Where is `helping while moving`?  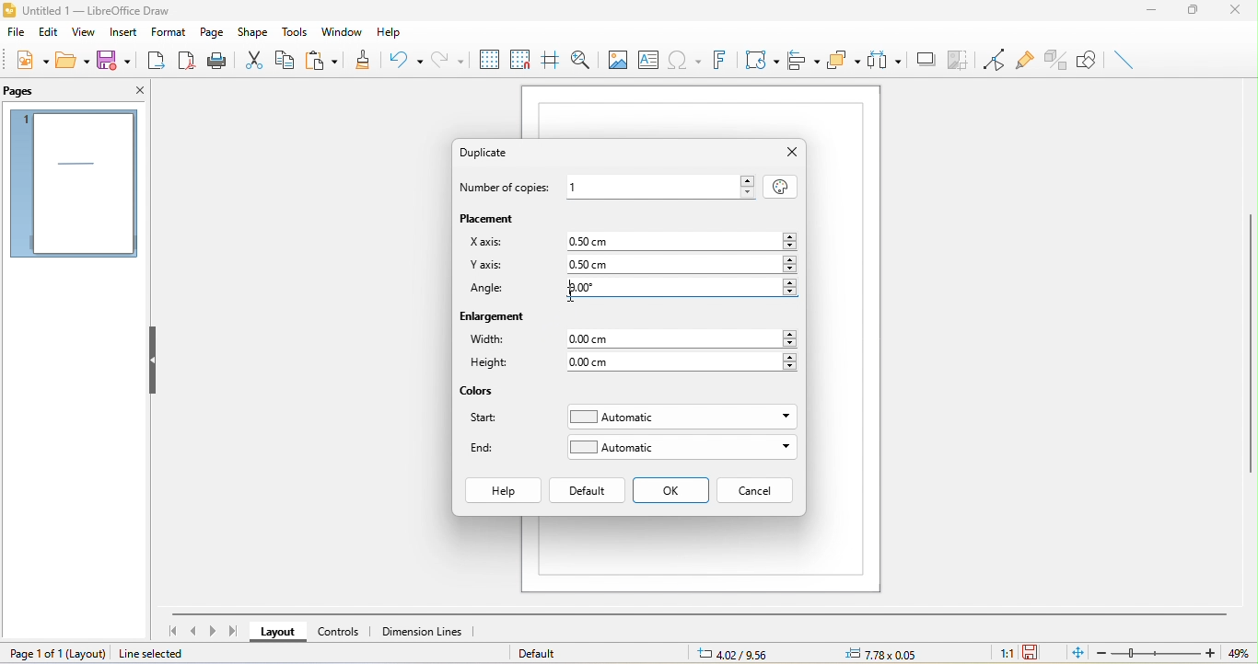 helping while moving is located at coordinates (549, 56).